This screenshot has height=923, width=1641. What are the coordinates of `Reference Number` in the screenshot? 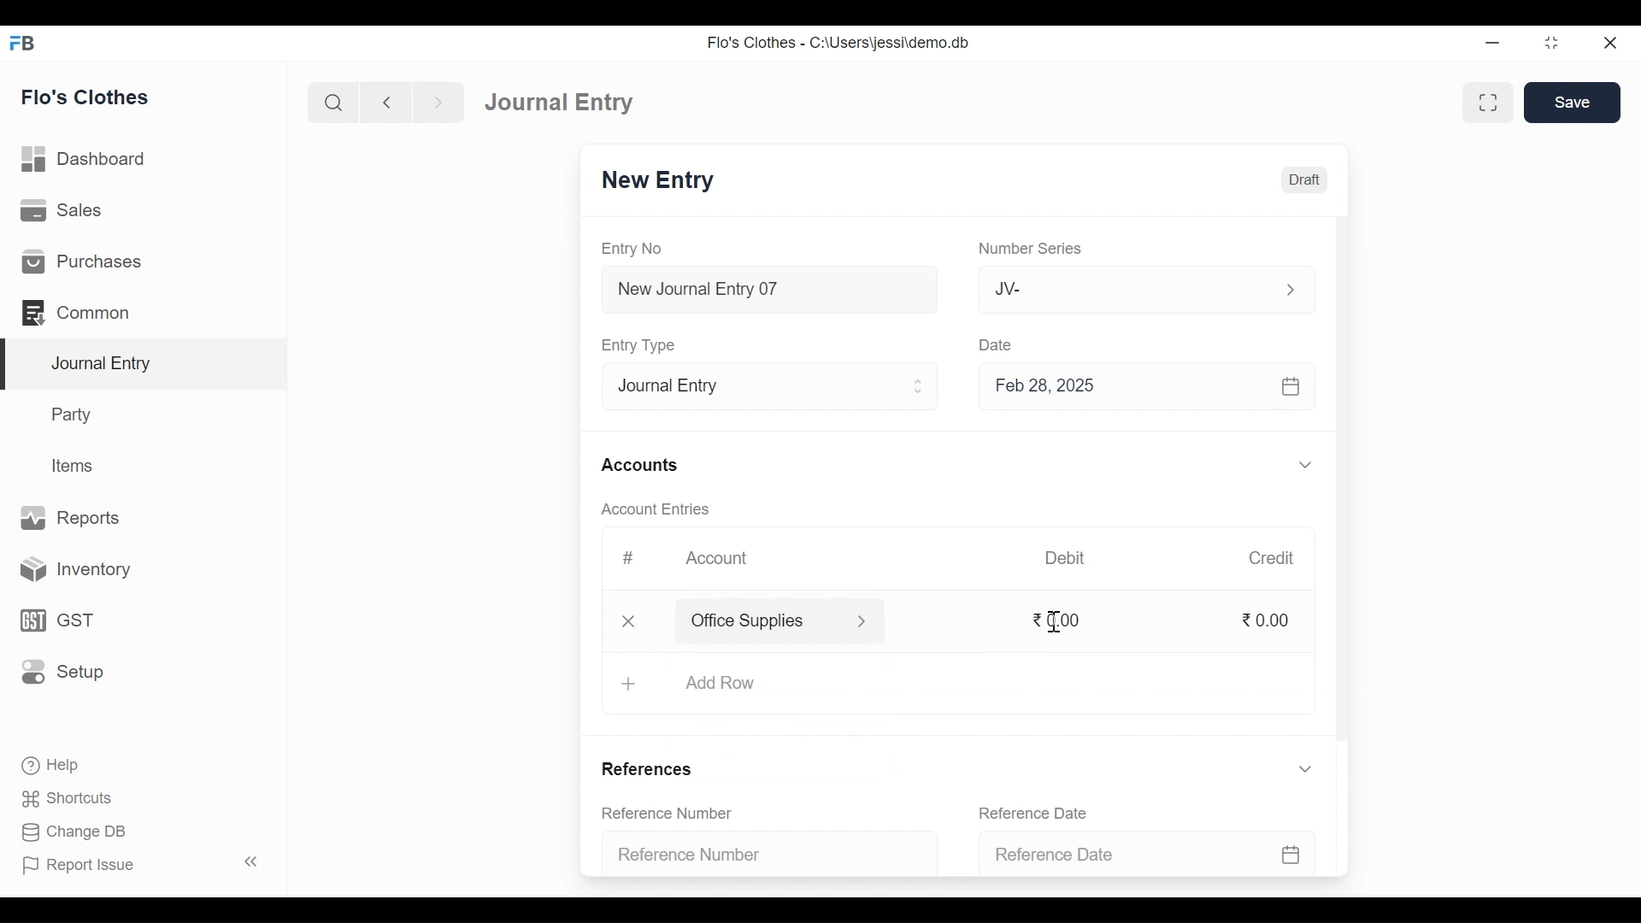 It's located at (668, 812).